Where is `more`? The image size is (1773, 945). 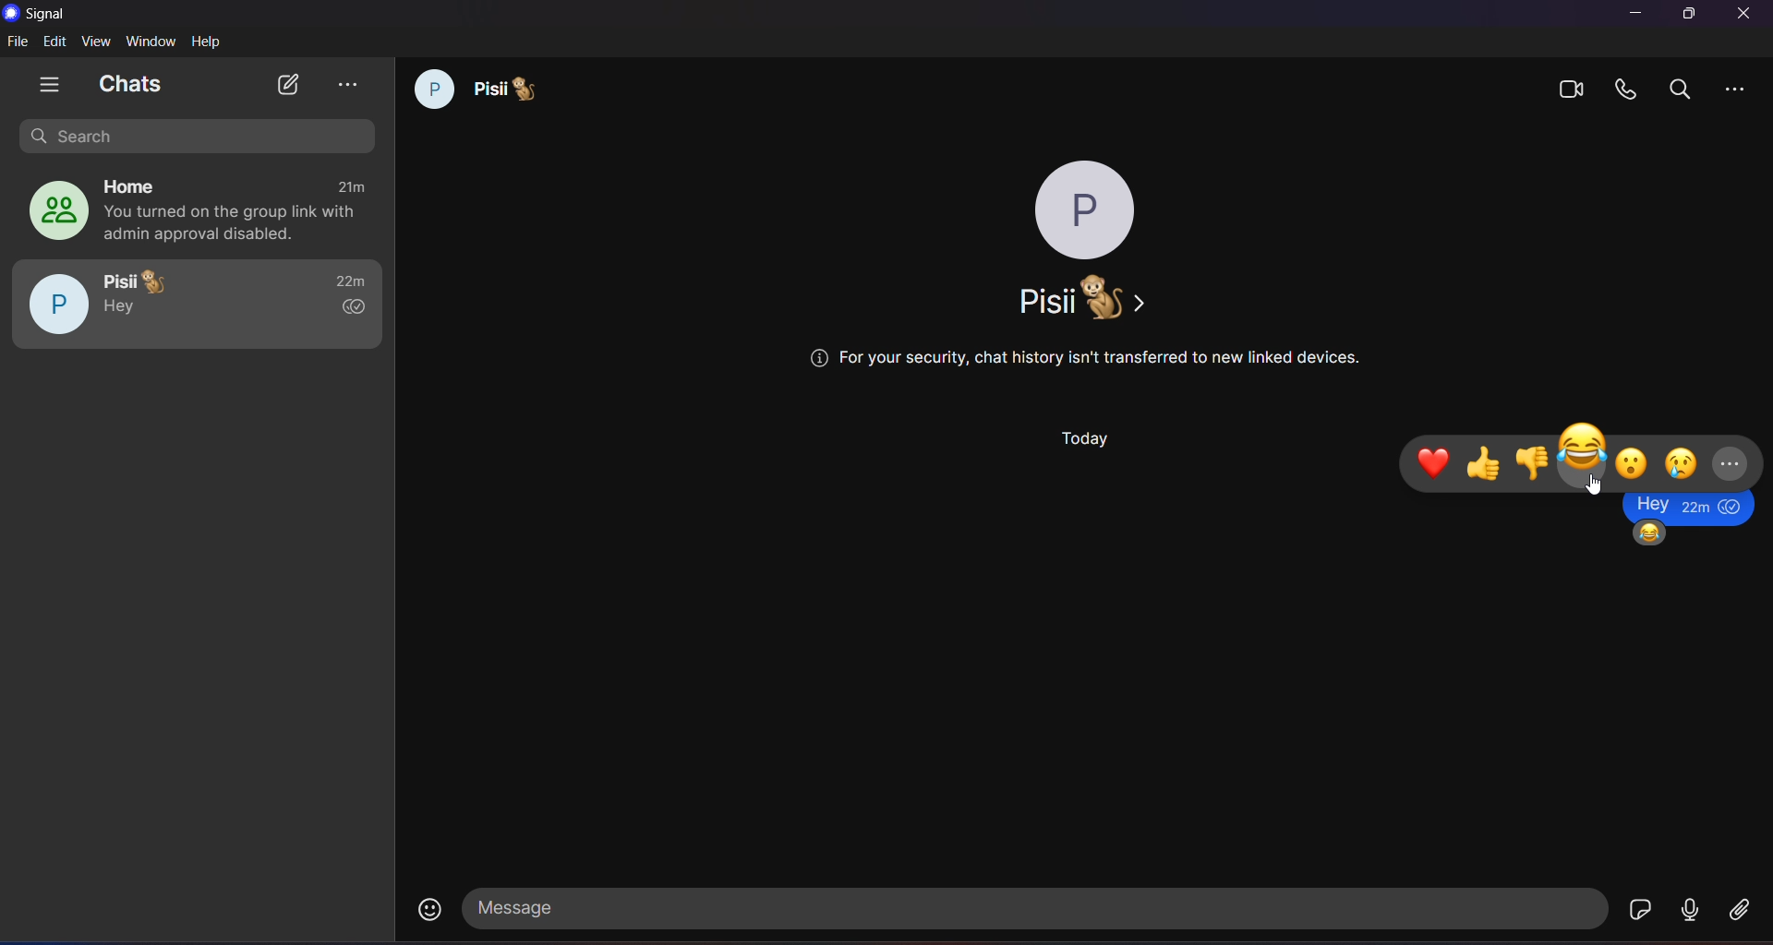 more is located at coordinates (1737, 86).